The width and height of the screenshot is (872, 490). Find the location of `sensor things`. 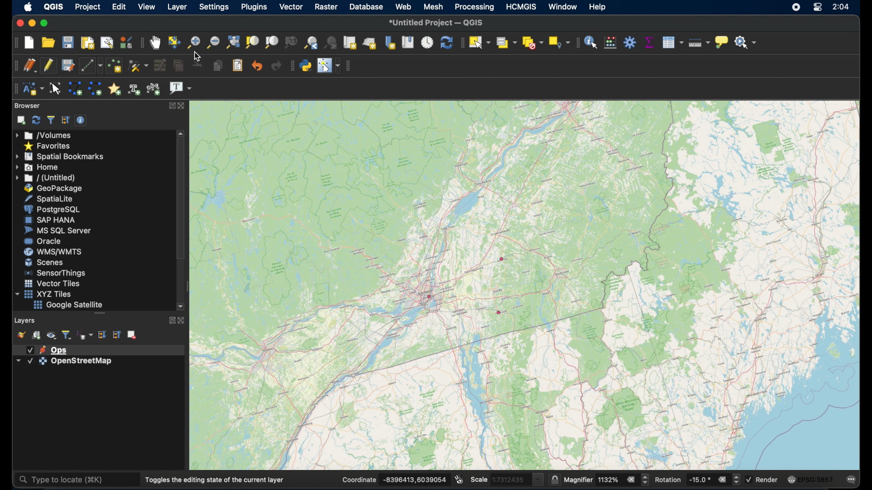

sensor things is located at coordinates (53, 273).